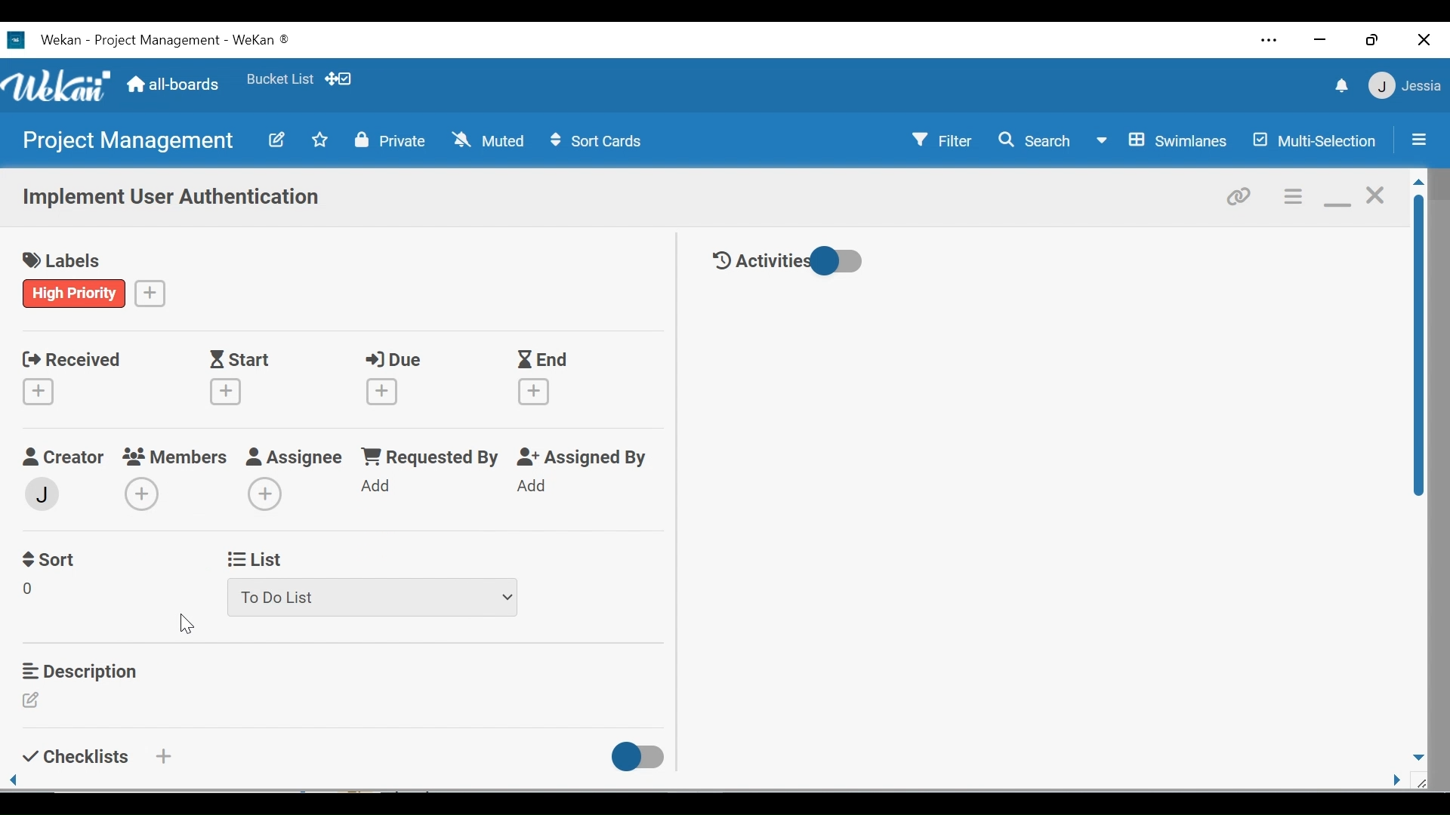 The width and height of the screenshot is (1450, 815). I want to click on  Filter, so click(936, 140).